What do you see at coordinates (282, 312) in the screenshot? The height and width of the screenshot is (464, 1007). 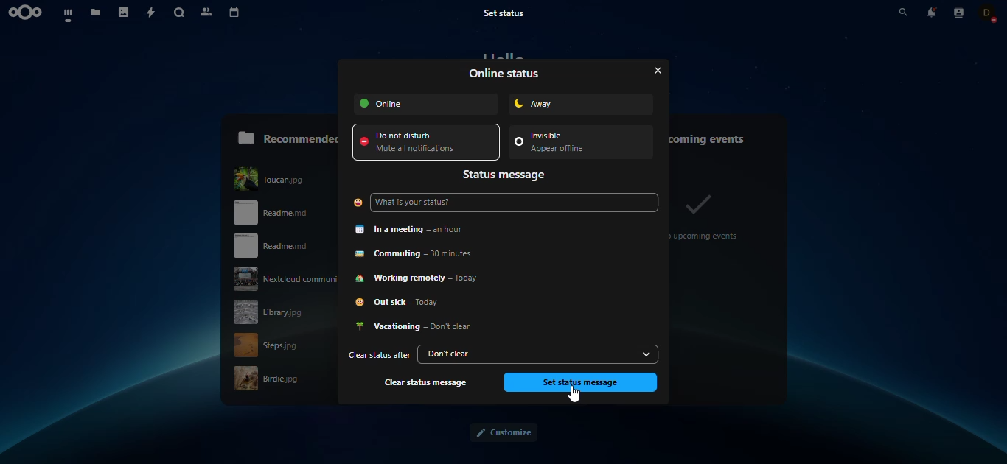 I see `library jpg ` at bounding box center [282, 312].